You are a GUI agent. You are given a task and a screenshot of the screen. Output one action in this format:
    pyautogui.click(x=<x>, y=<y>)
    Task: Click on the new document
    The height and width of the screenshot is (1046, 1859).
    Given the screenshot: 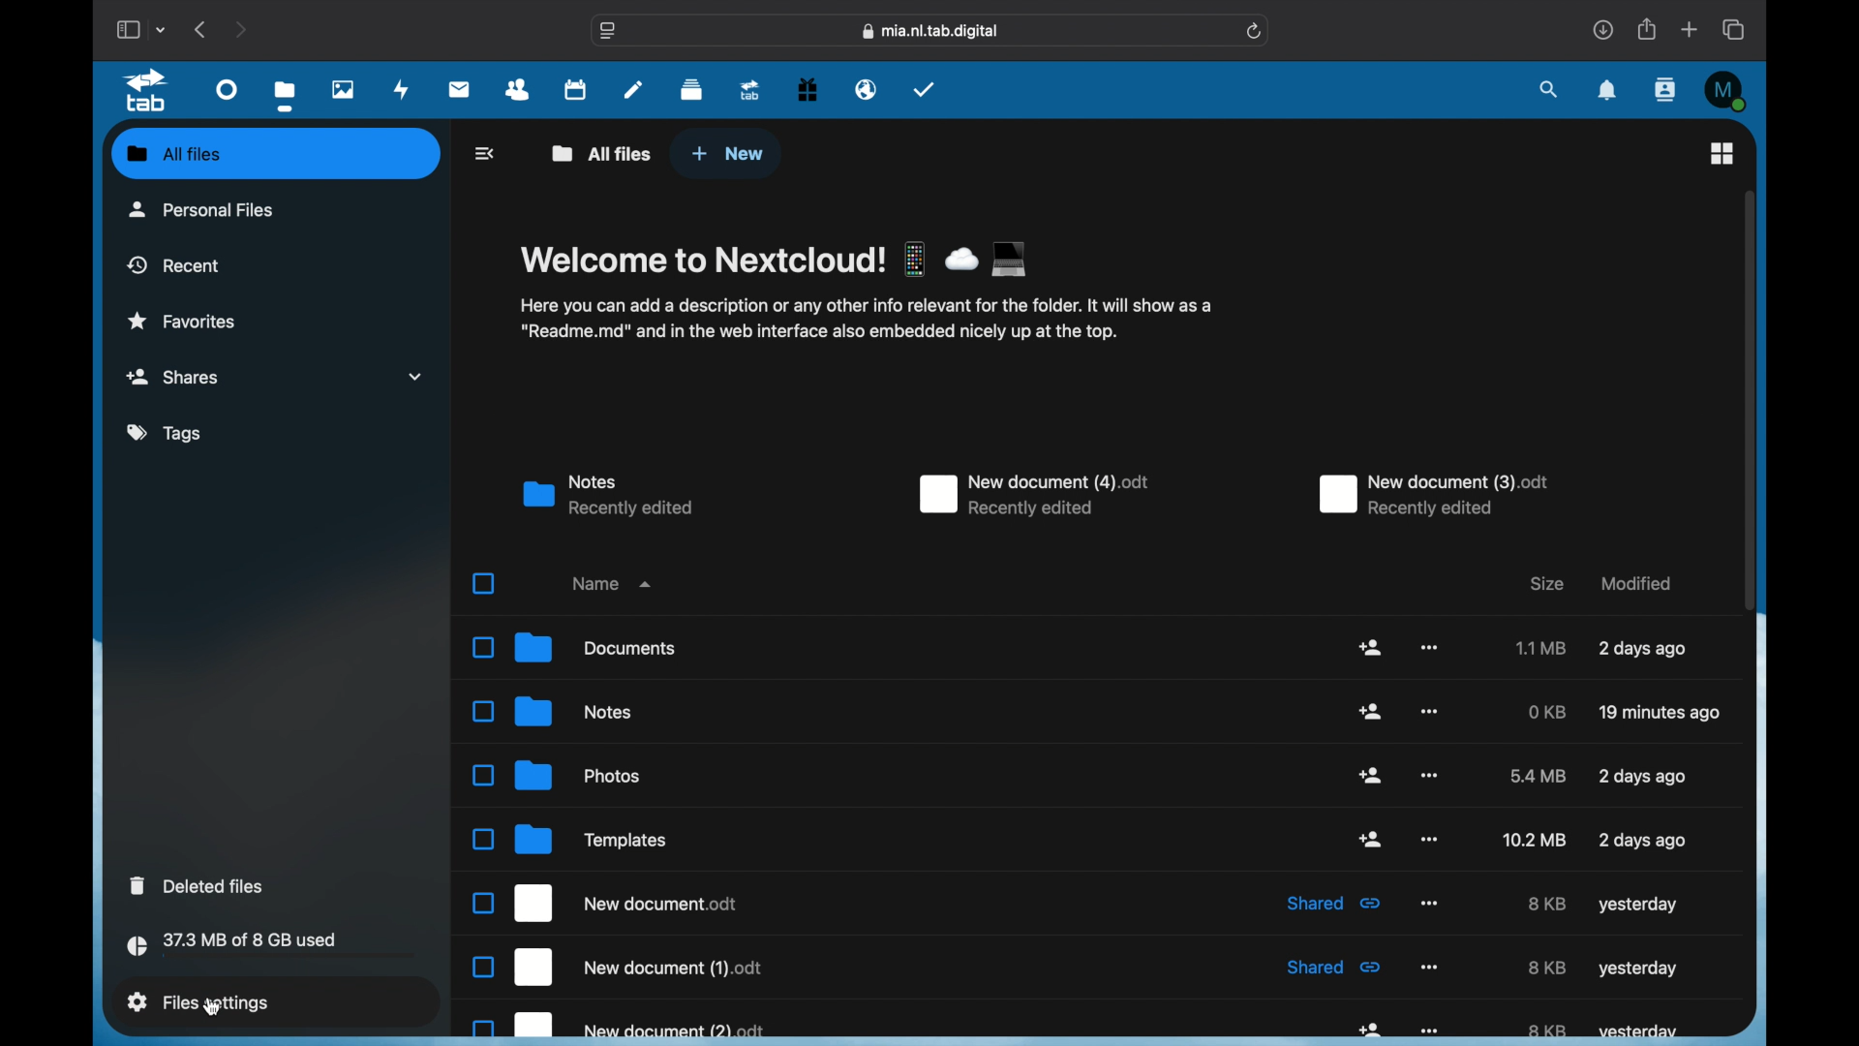 What is the action you would take?
    pyautogui.click(x=617, y=967)
    